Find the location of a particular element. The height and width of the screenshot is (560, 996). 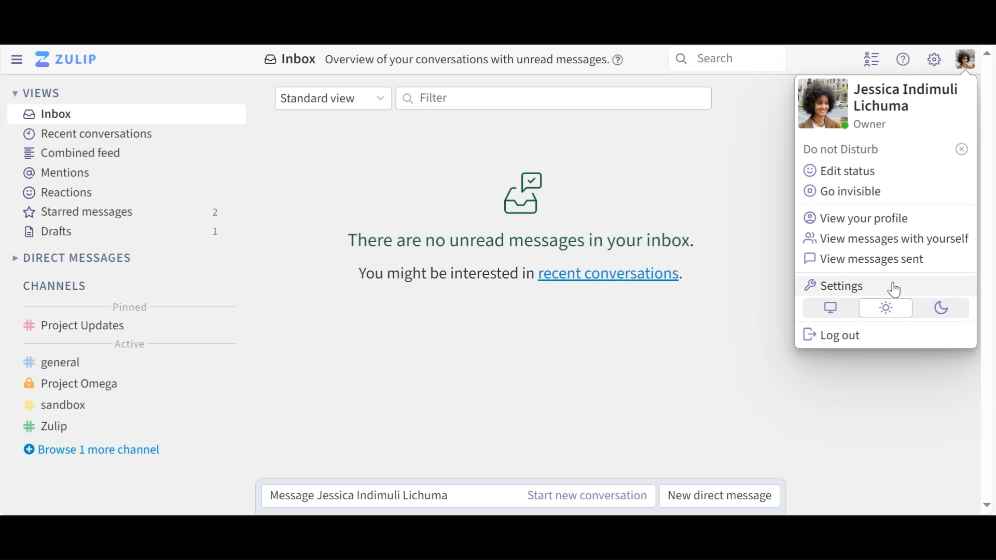

sandbox is located at coordinates (65, 405).